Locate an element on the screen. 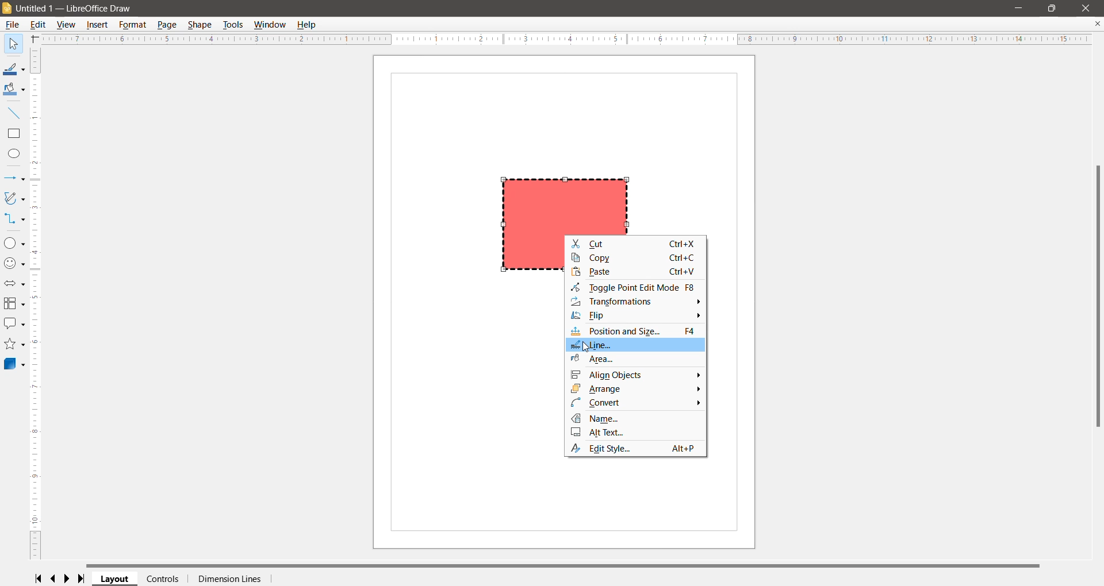 The width and height of the screenshot is (1104, 586). Curves and Polygons is located at coordinates (14, 198).